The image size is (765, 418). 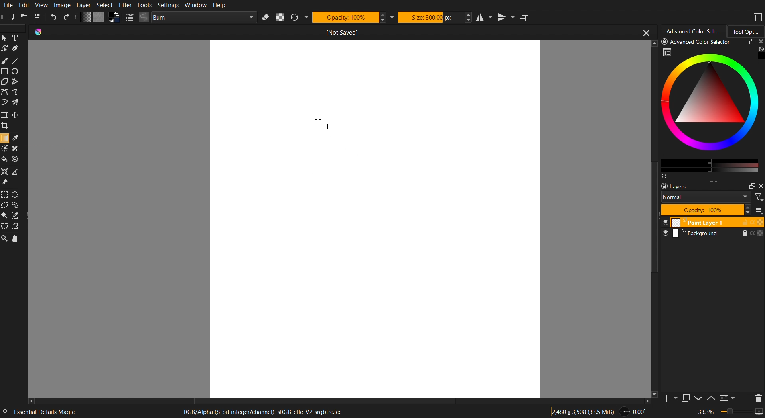 What do you see at coordinates (727, 399) in the screenshot?
I see `Settings` at bounding box center [727, 399].